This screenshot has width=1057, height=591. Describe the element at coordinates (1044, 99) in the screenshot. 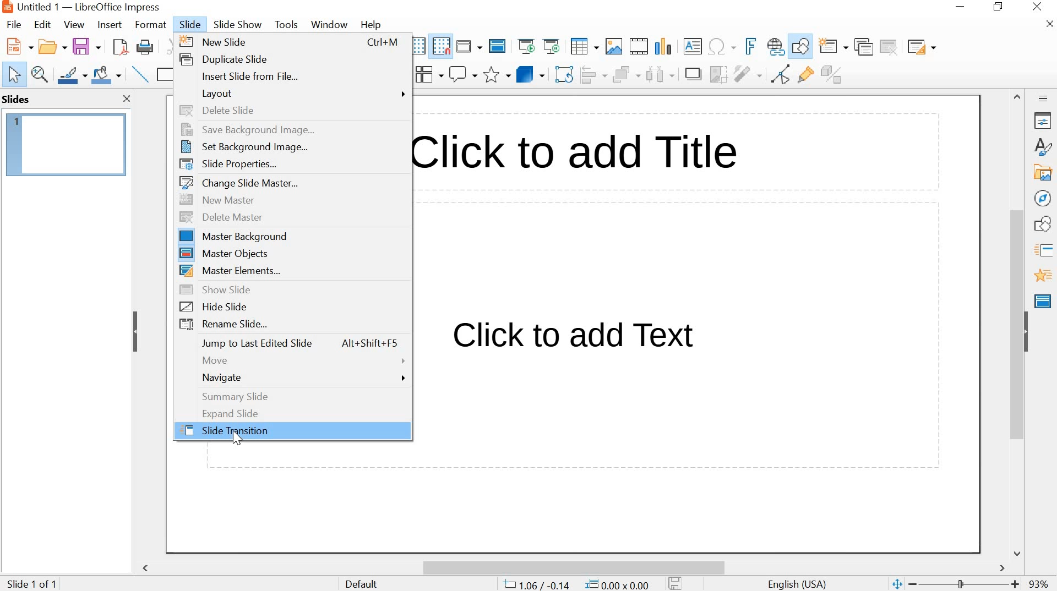

I see `SIDEBAR SETTINGS` at that location.